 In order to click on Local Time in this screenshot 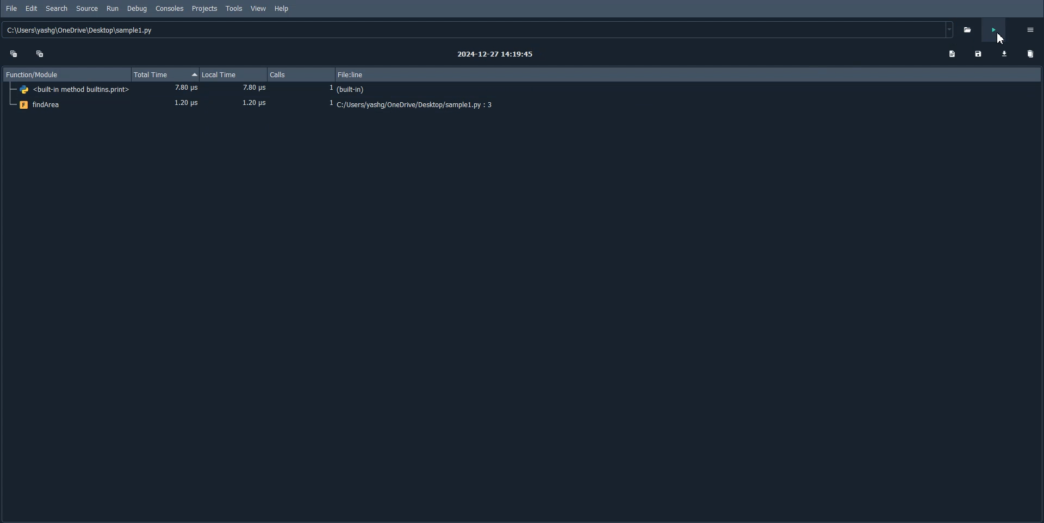, I will do `click(233, 74)`.